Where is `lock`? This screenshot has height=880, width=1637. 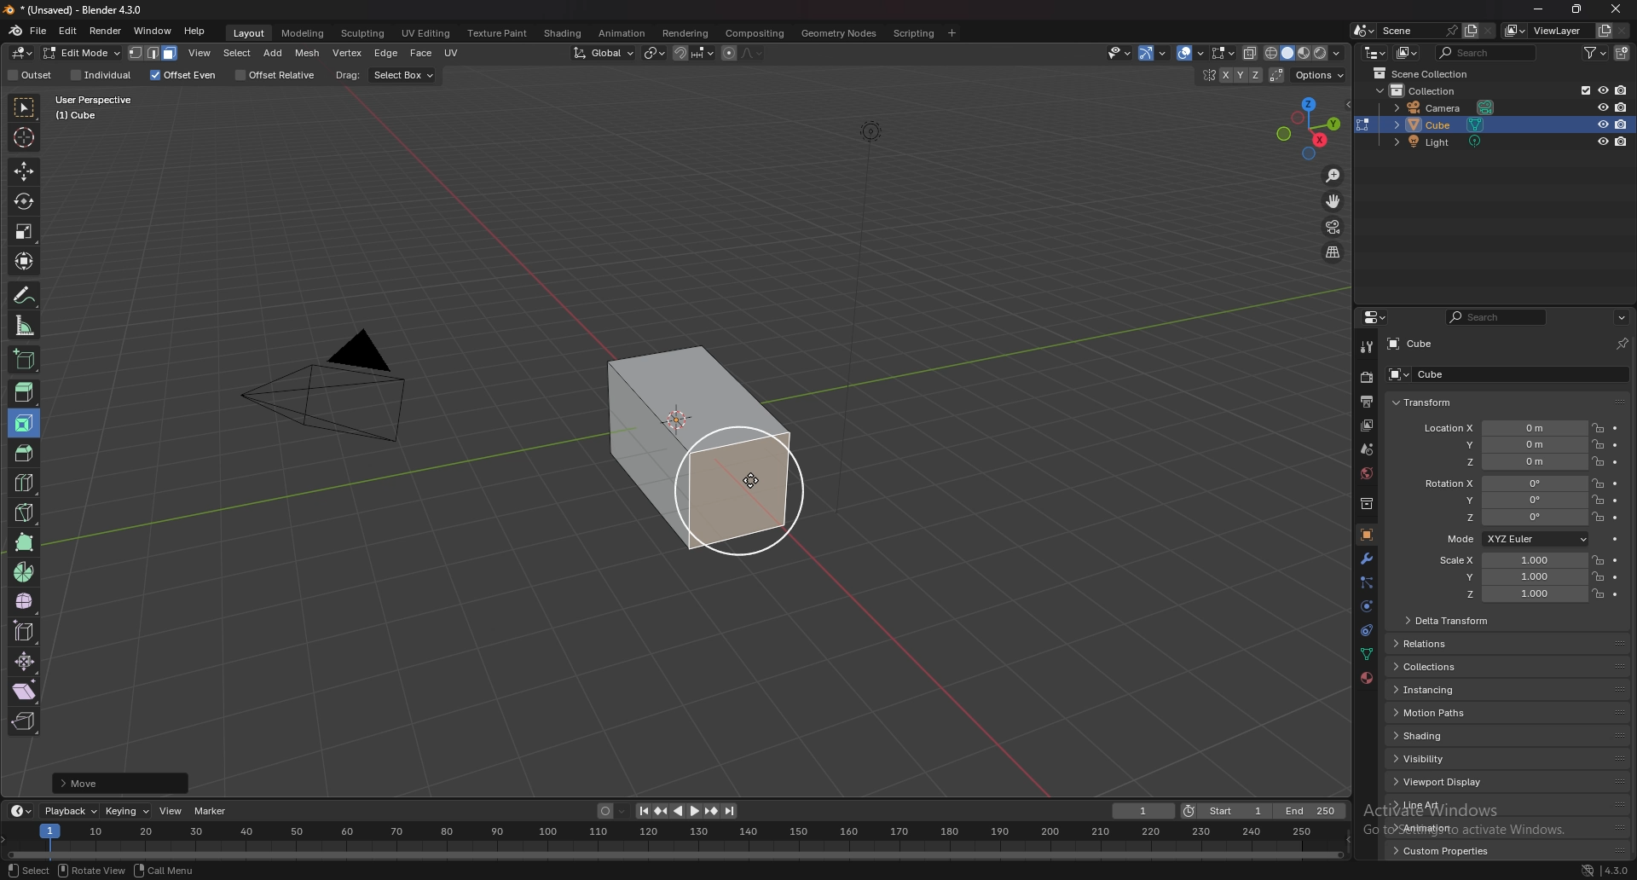 lock is located at coordinates (1597, 576).